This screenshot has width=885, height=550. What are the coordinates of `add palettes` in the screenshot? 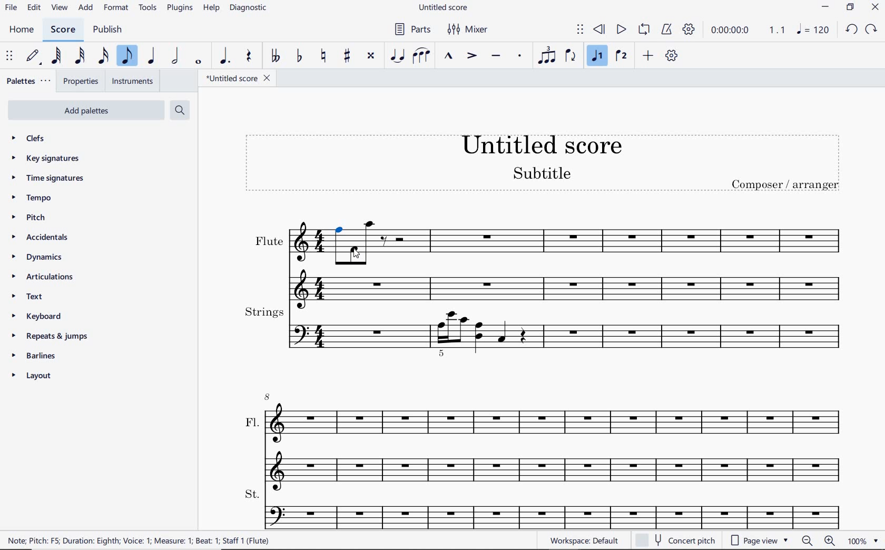 It's located at (90, 110).